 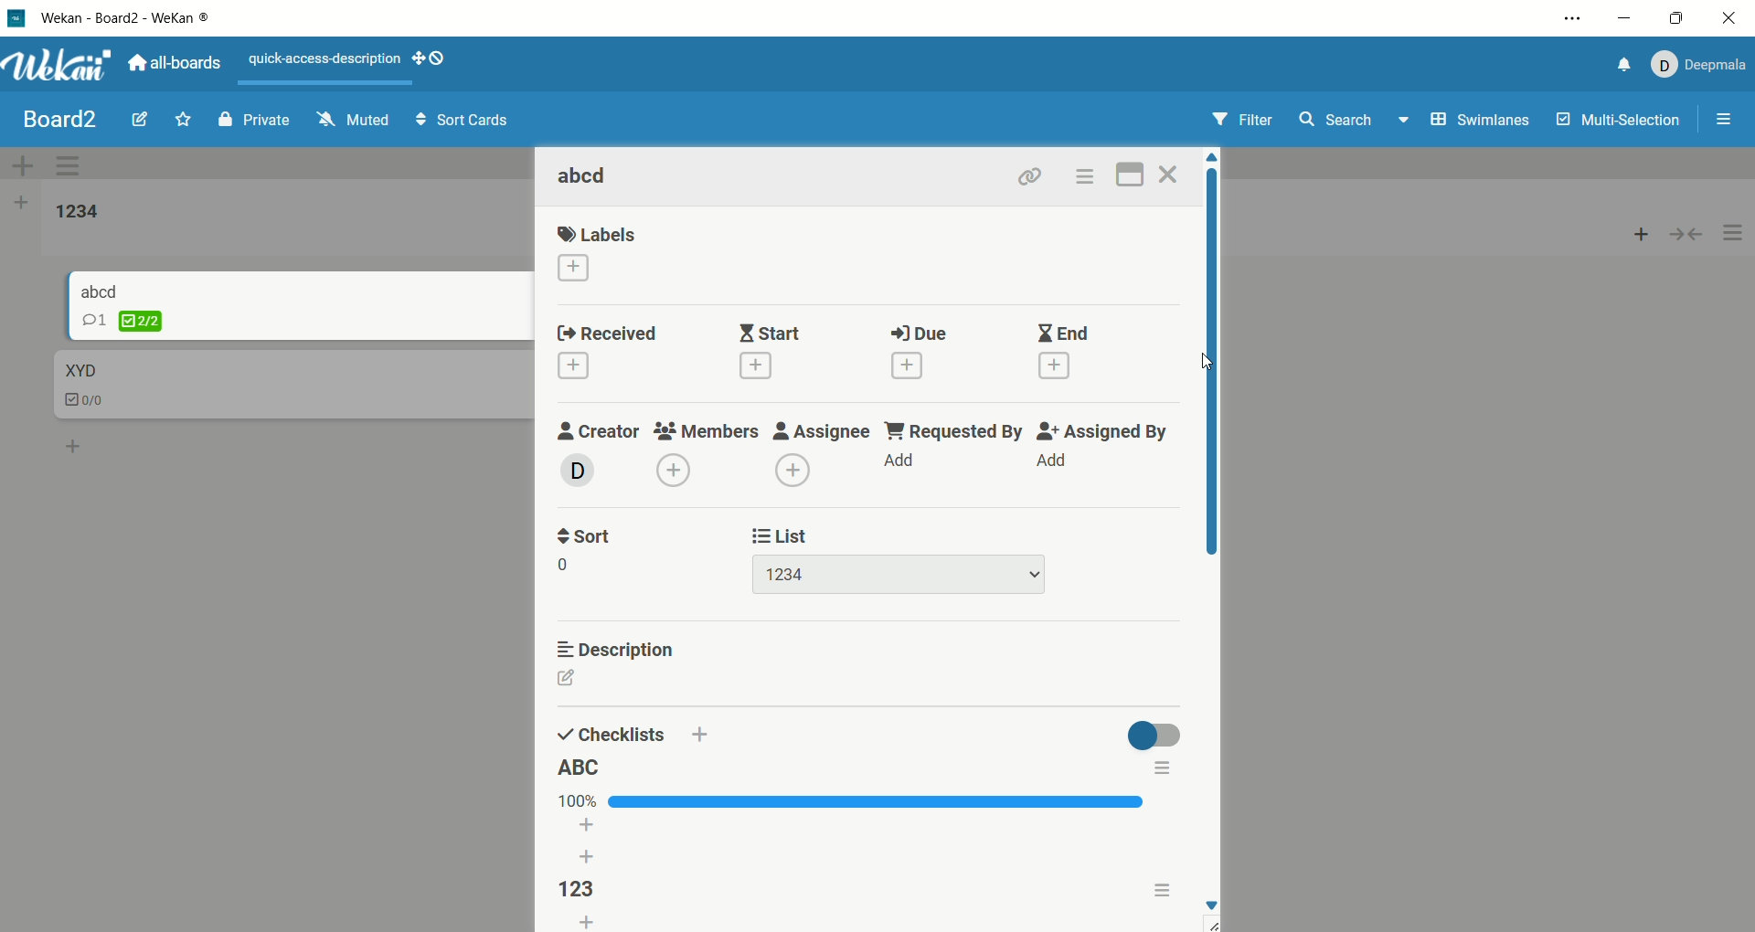 I want to click on Up, so click(x=1211, y=157).